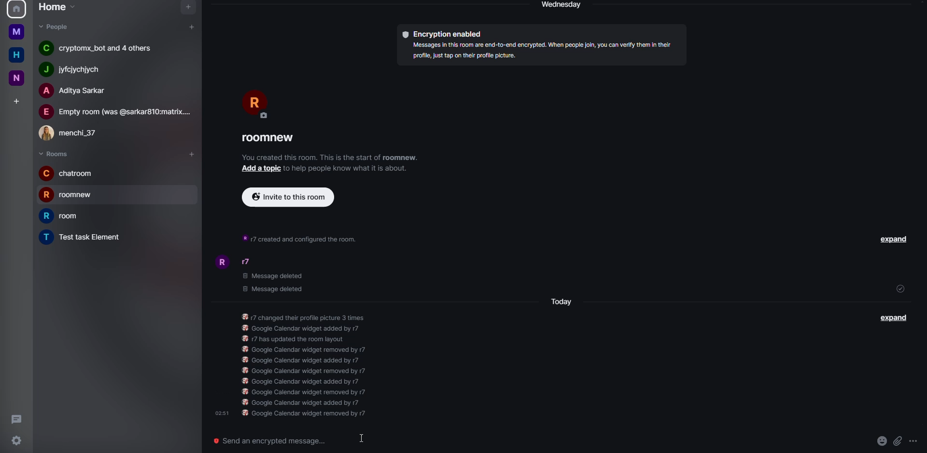  I want to click on profile, so click(221, 262).